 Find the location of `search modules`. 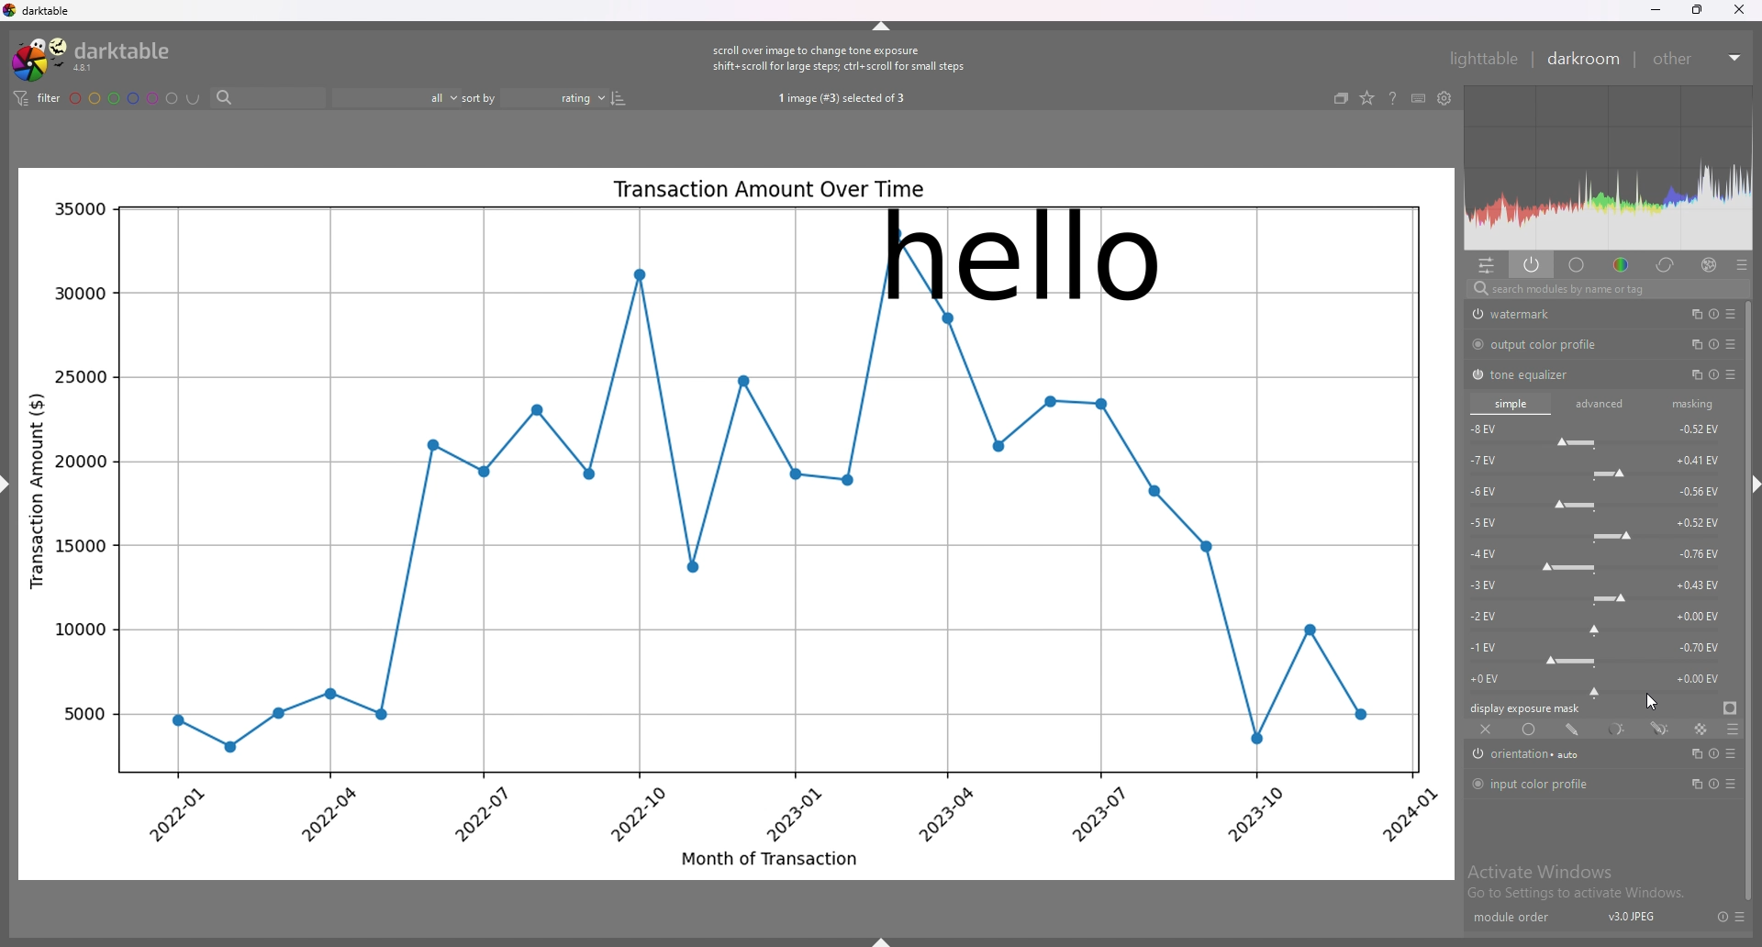

search modules is located at coordinates (1606, 289).